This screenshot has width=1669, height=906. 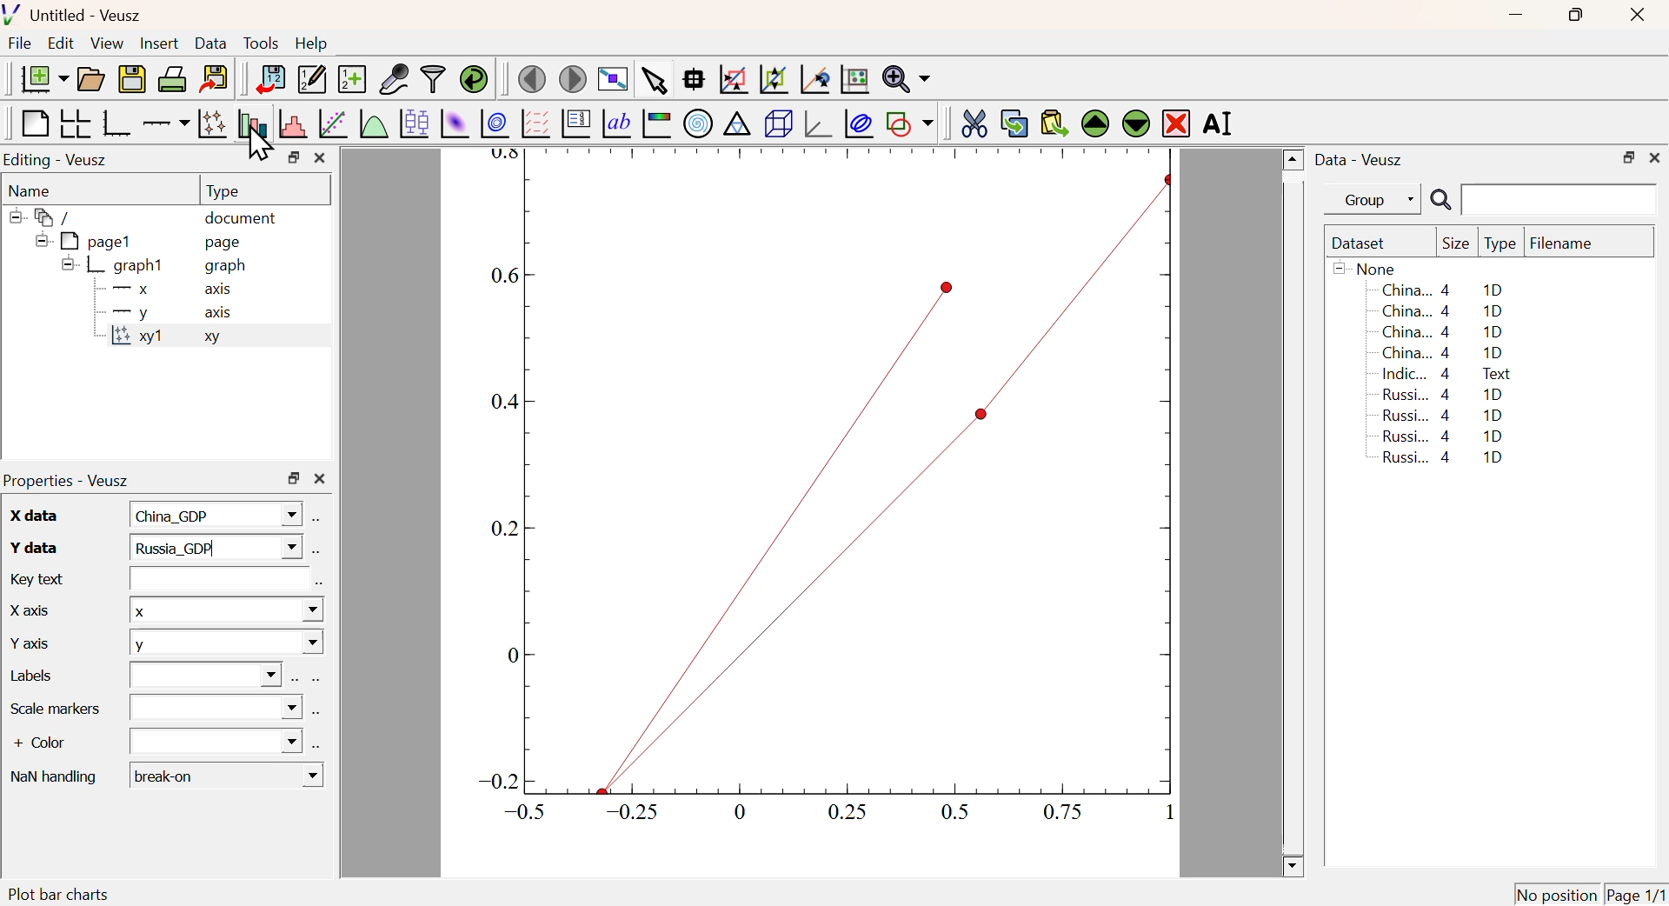 What do you see at coordinates (1655, 156) in the screenshot?
I see `Close` at bounding box center [1655, 156].